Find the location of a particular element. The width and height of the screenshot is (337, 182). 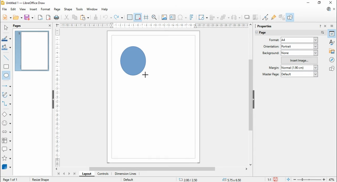

select at least three objects to distribute is located at coordinates (236, 18).